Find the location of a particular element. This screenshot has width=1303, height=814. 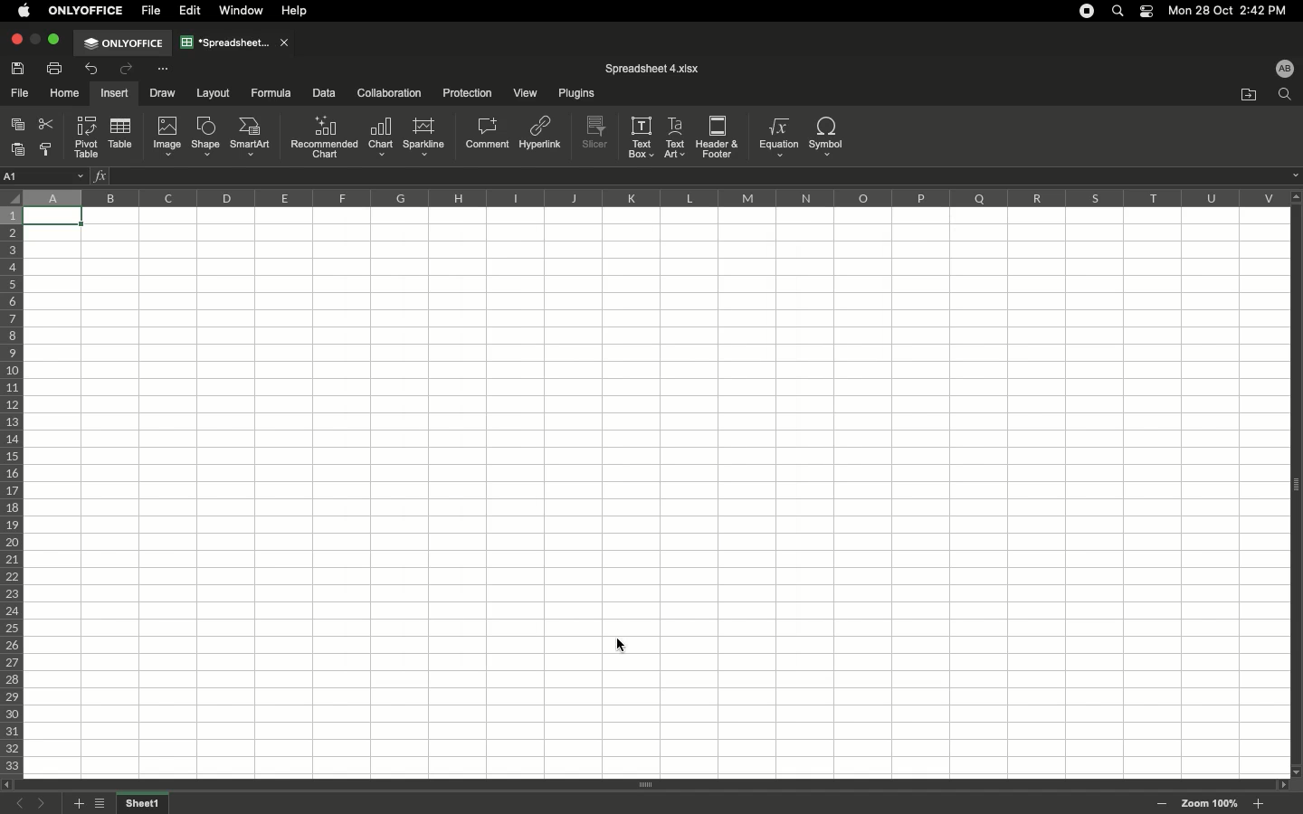

Customize tool bar is located at coordinates (162, 68).